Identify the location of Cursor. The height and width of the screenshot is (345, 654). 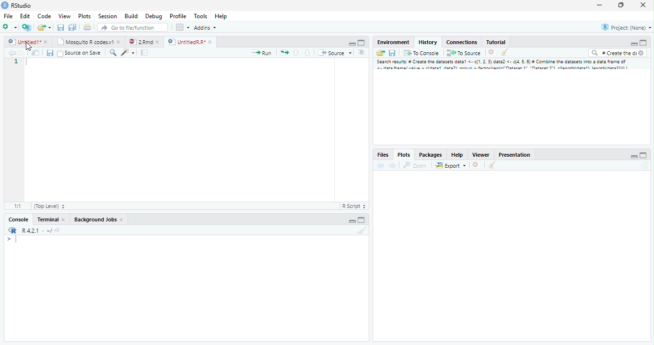
(28, 46).